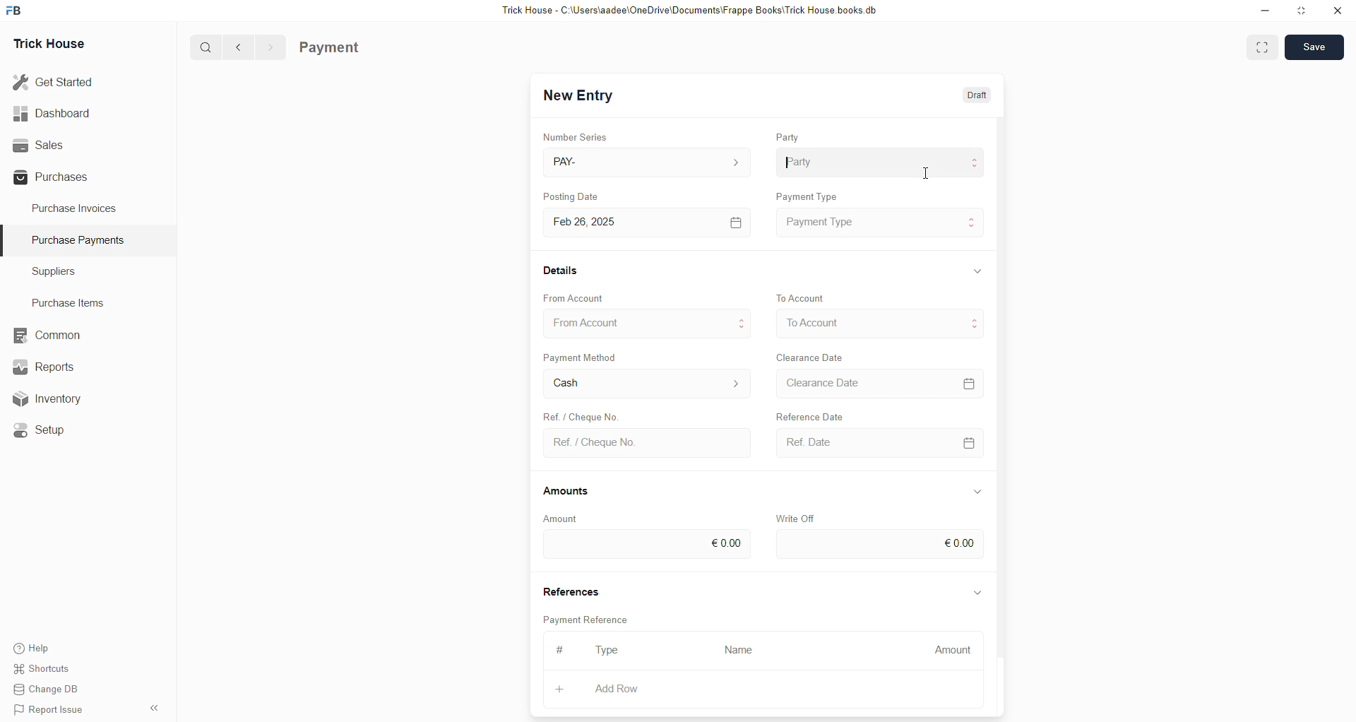 Image resolution: width=1356 pixels, height=722 pixels. Describe the element at coordinates (56, 81) in the screenshot. I see `Get Started` at that location.